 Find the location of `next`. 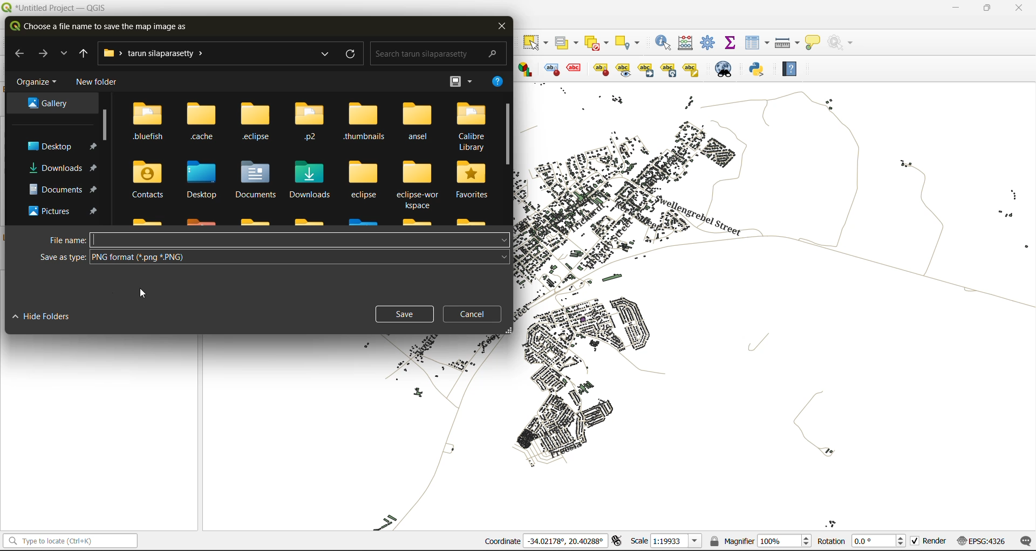

next is located at coordinates (45, 53).